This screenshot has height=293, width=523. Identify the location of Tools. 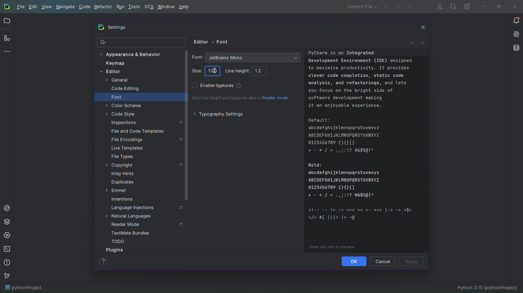
(135, 7).